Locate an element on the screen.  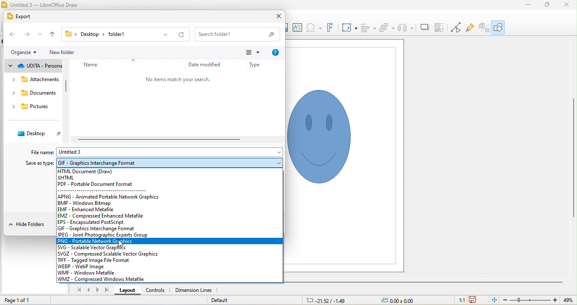
drop down is located at coordinates (40, 34).